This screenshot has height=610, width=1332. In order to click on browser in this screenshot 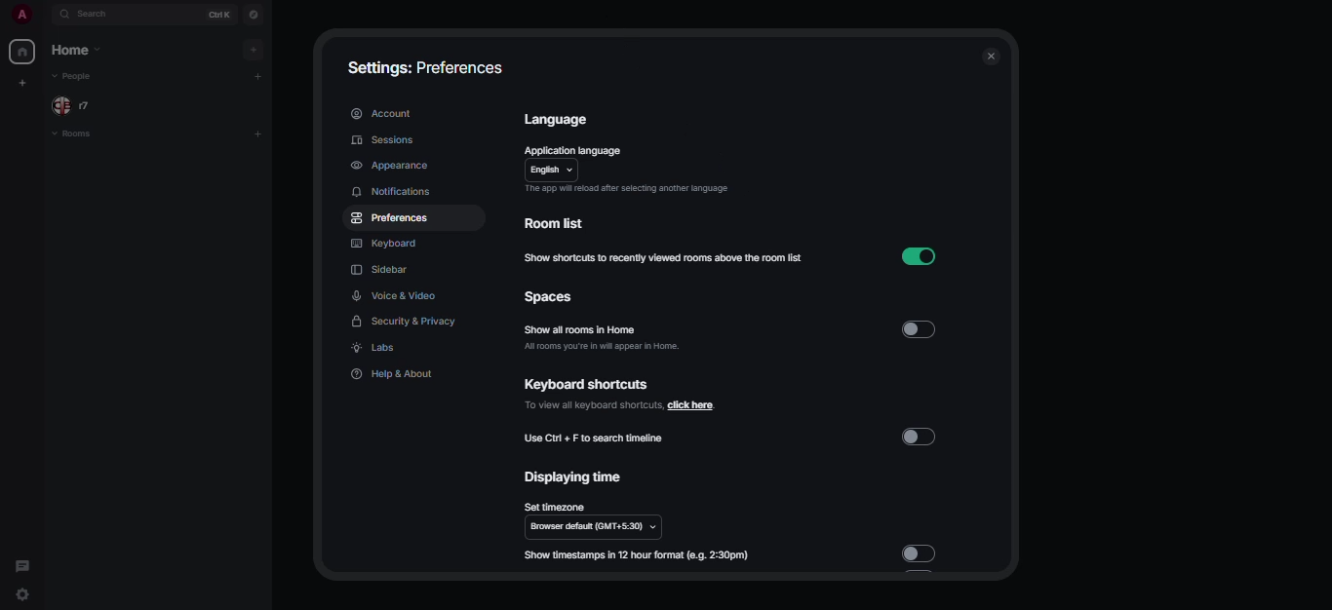, I will do `click(595, 527)`.